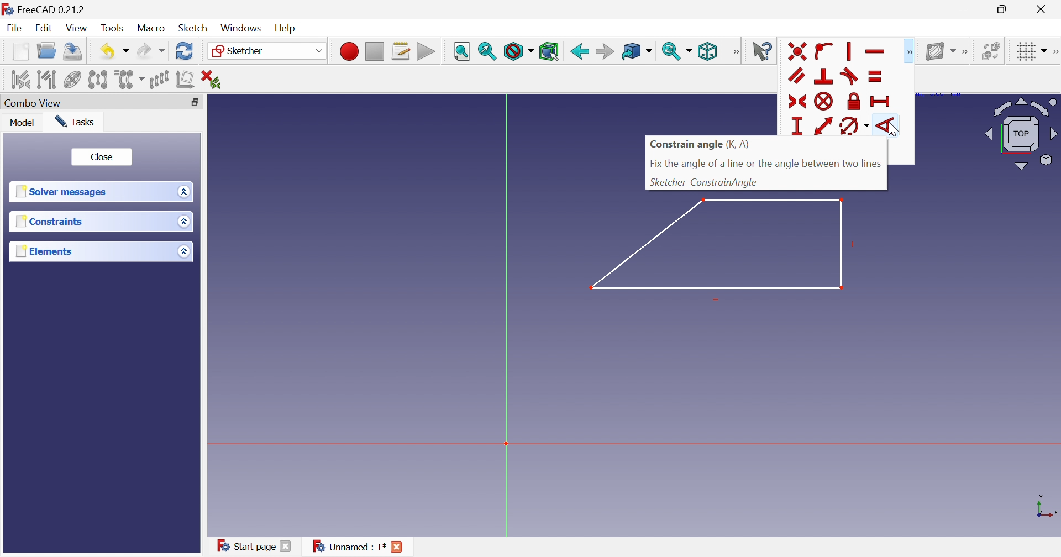  Describe the element at coordinates (850, 127) in the screenshot. I see `Constraint arc or circle` at that location.